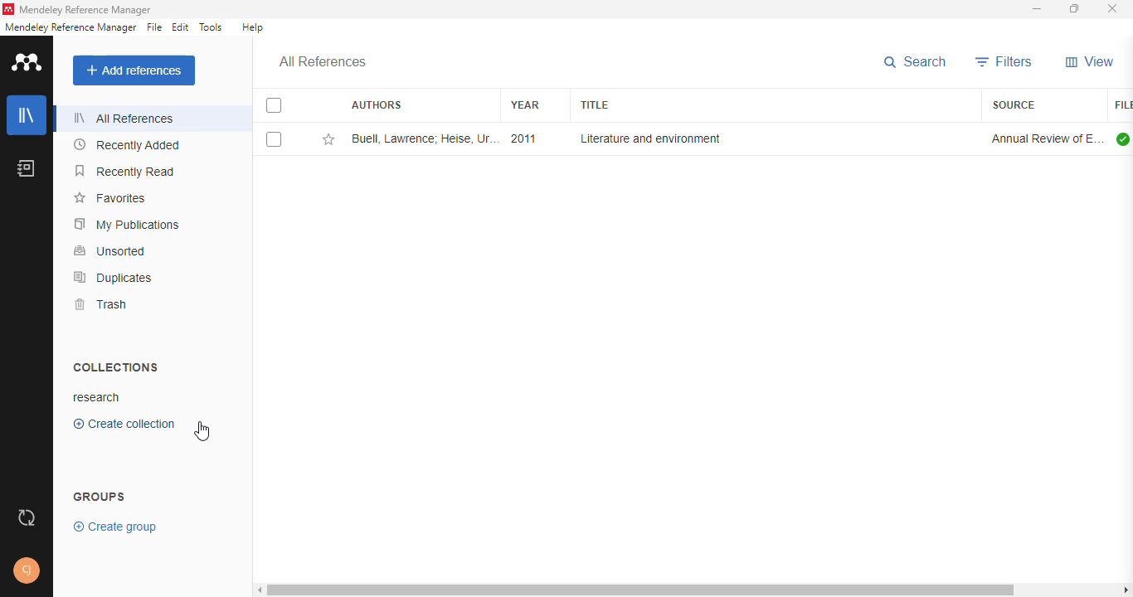  What do you see at coordinates (86, 10) in the screenshot?
I see `mendeley reference manager` at bounding box center [86, 10].